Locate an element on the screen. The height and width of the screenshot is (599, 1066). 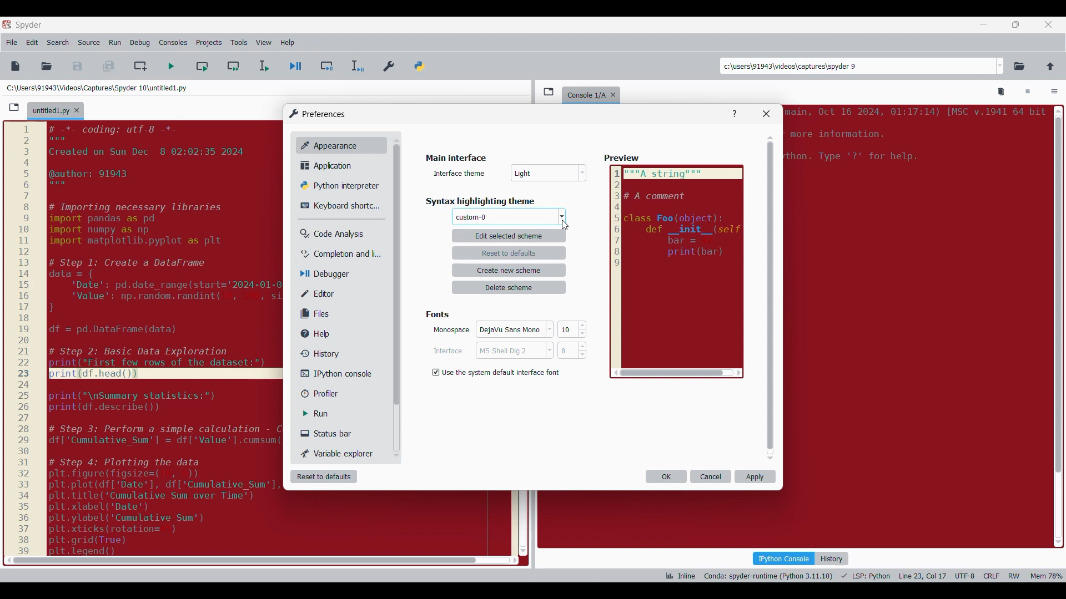
Browse tabs is located at coordinates (549, 92).